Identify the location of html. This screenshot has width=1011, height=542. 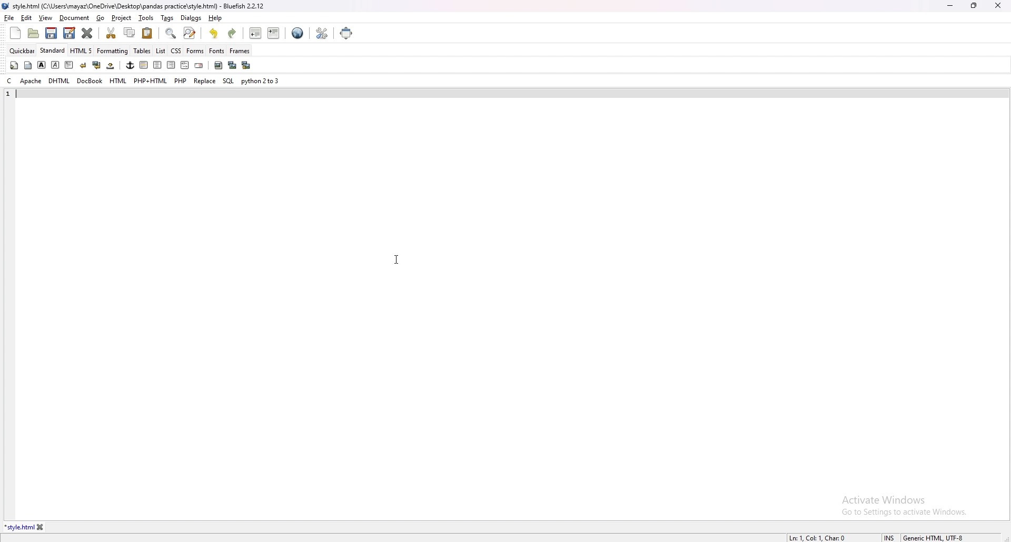
(118, 81).